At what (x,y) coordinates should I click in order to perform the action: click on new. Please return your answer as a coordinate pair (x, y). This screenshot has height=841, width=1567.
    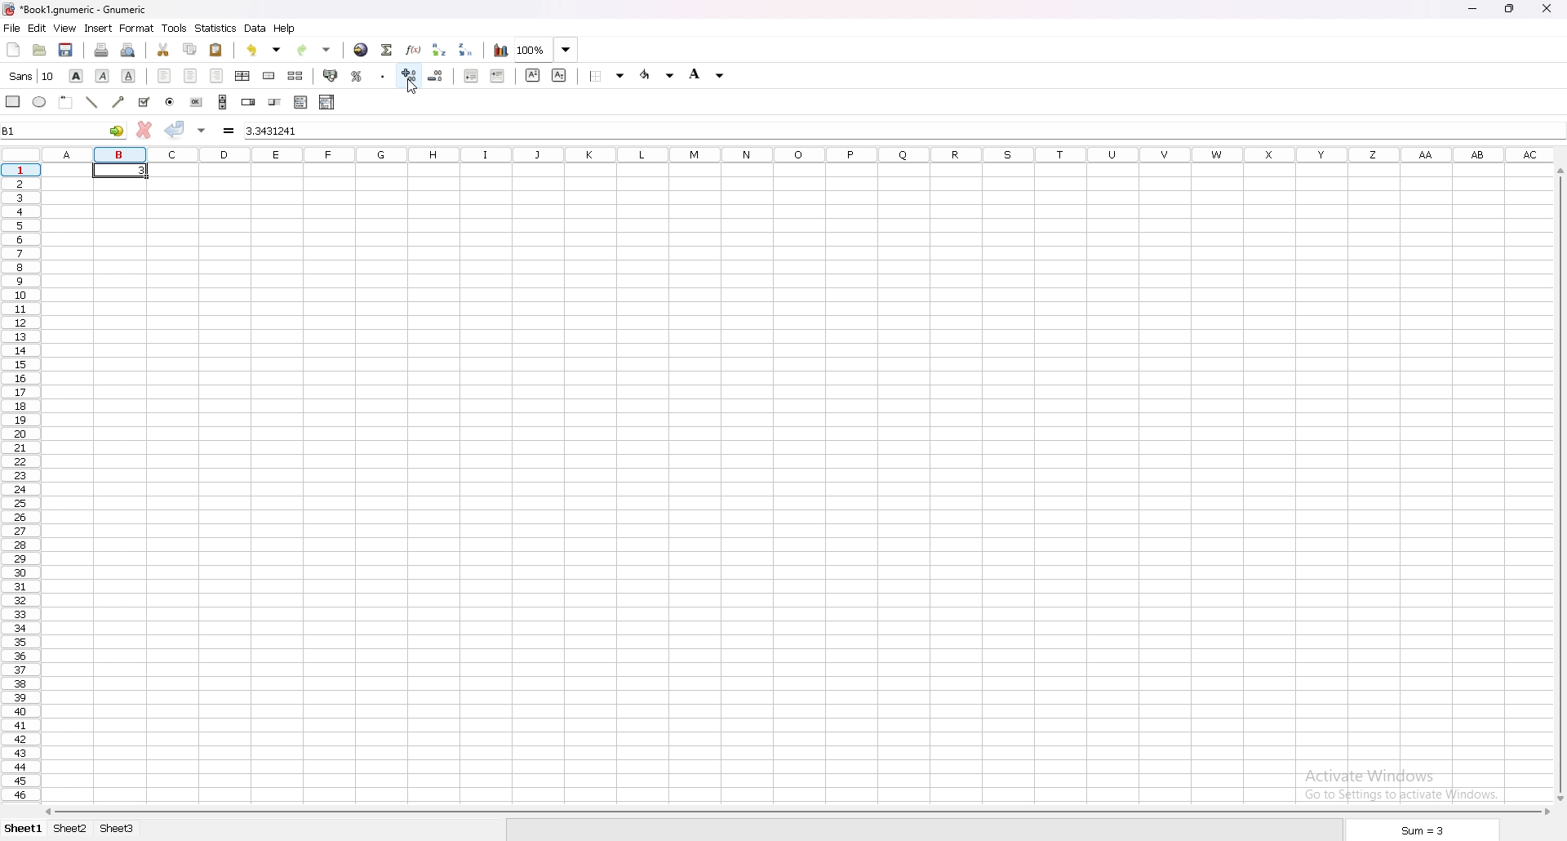
    Looking at the image, I should click on (14, 48).